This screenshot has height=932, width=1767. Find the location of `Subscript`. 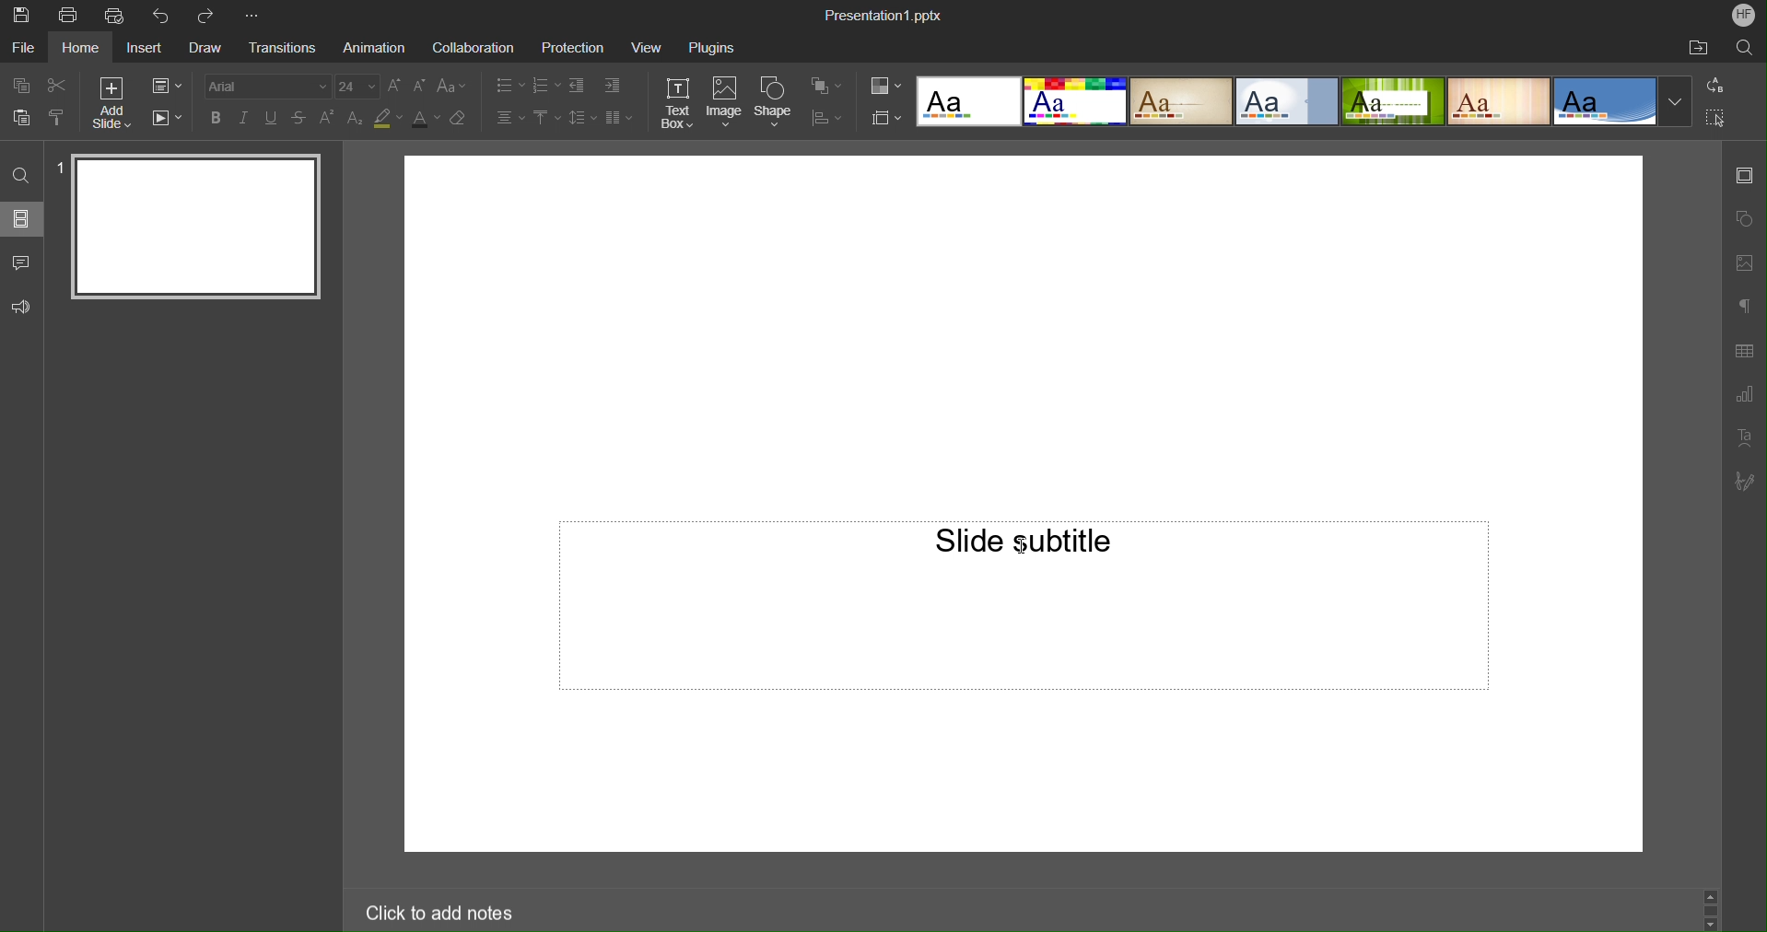

Subscript is located at coordinates (353, 118).